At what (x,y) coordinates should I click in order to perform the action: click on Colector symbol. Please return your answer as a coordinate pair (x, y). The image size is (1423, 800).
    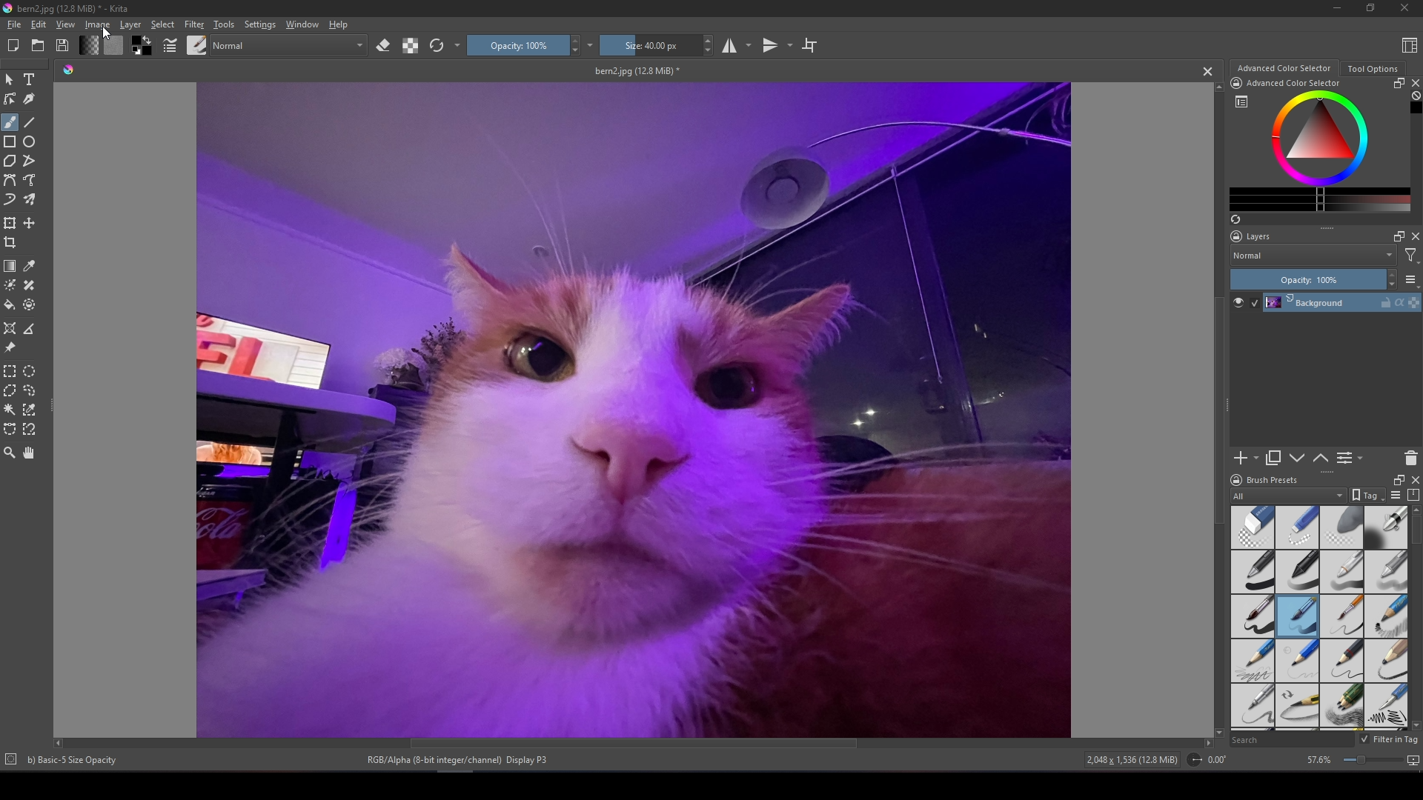
    Looking at the image, I should click on (1241, 101).